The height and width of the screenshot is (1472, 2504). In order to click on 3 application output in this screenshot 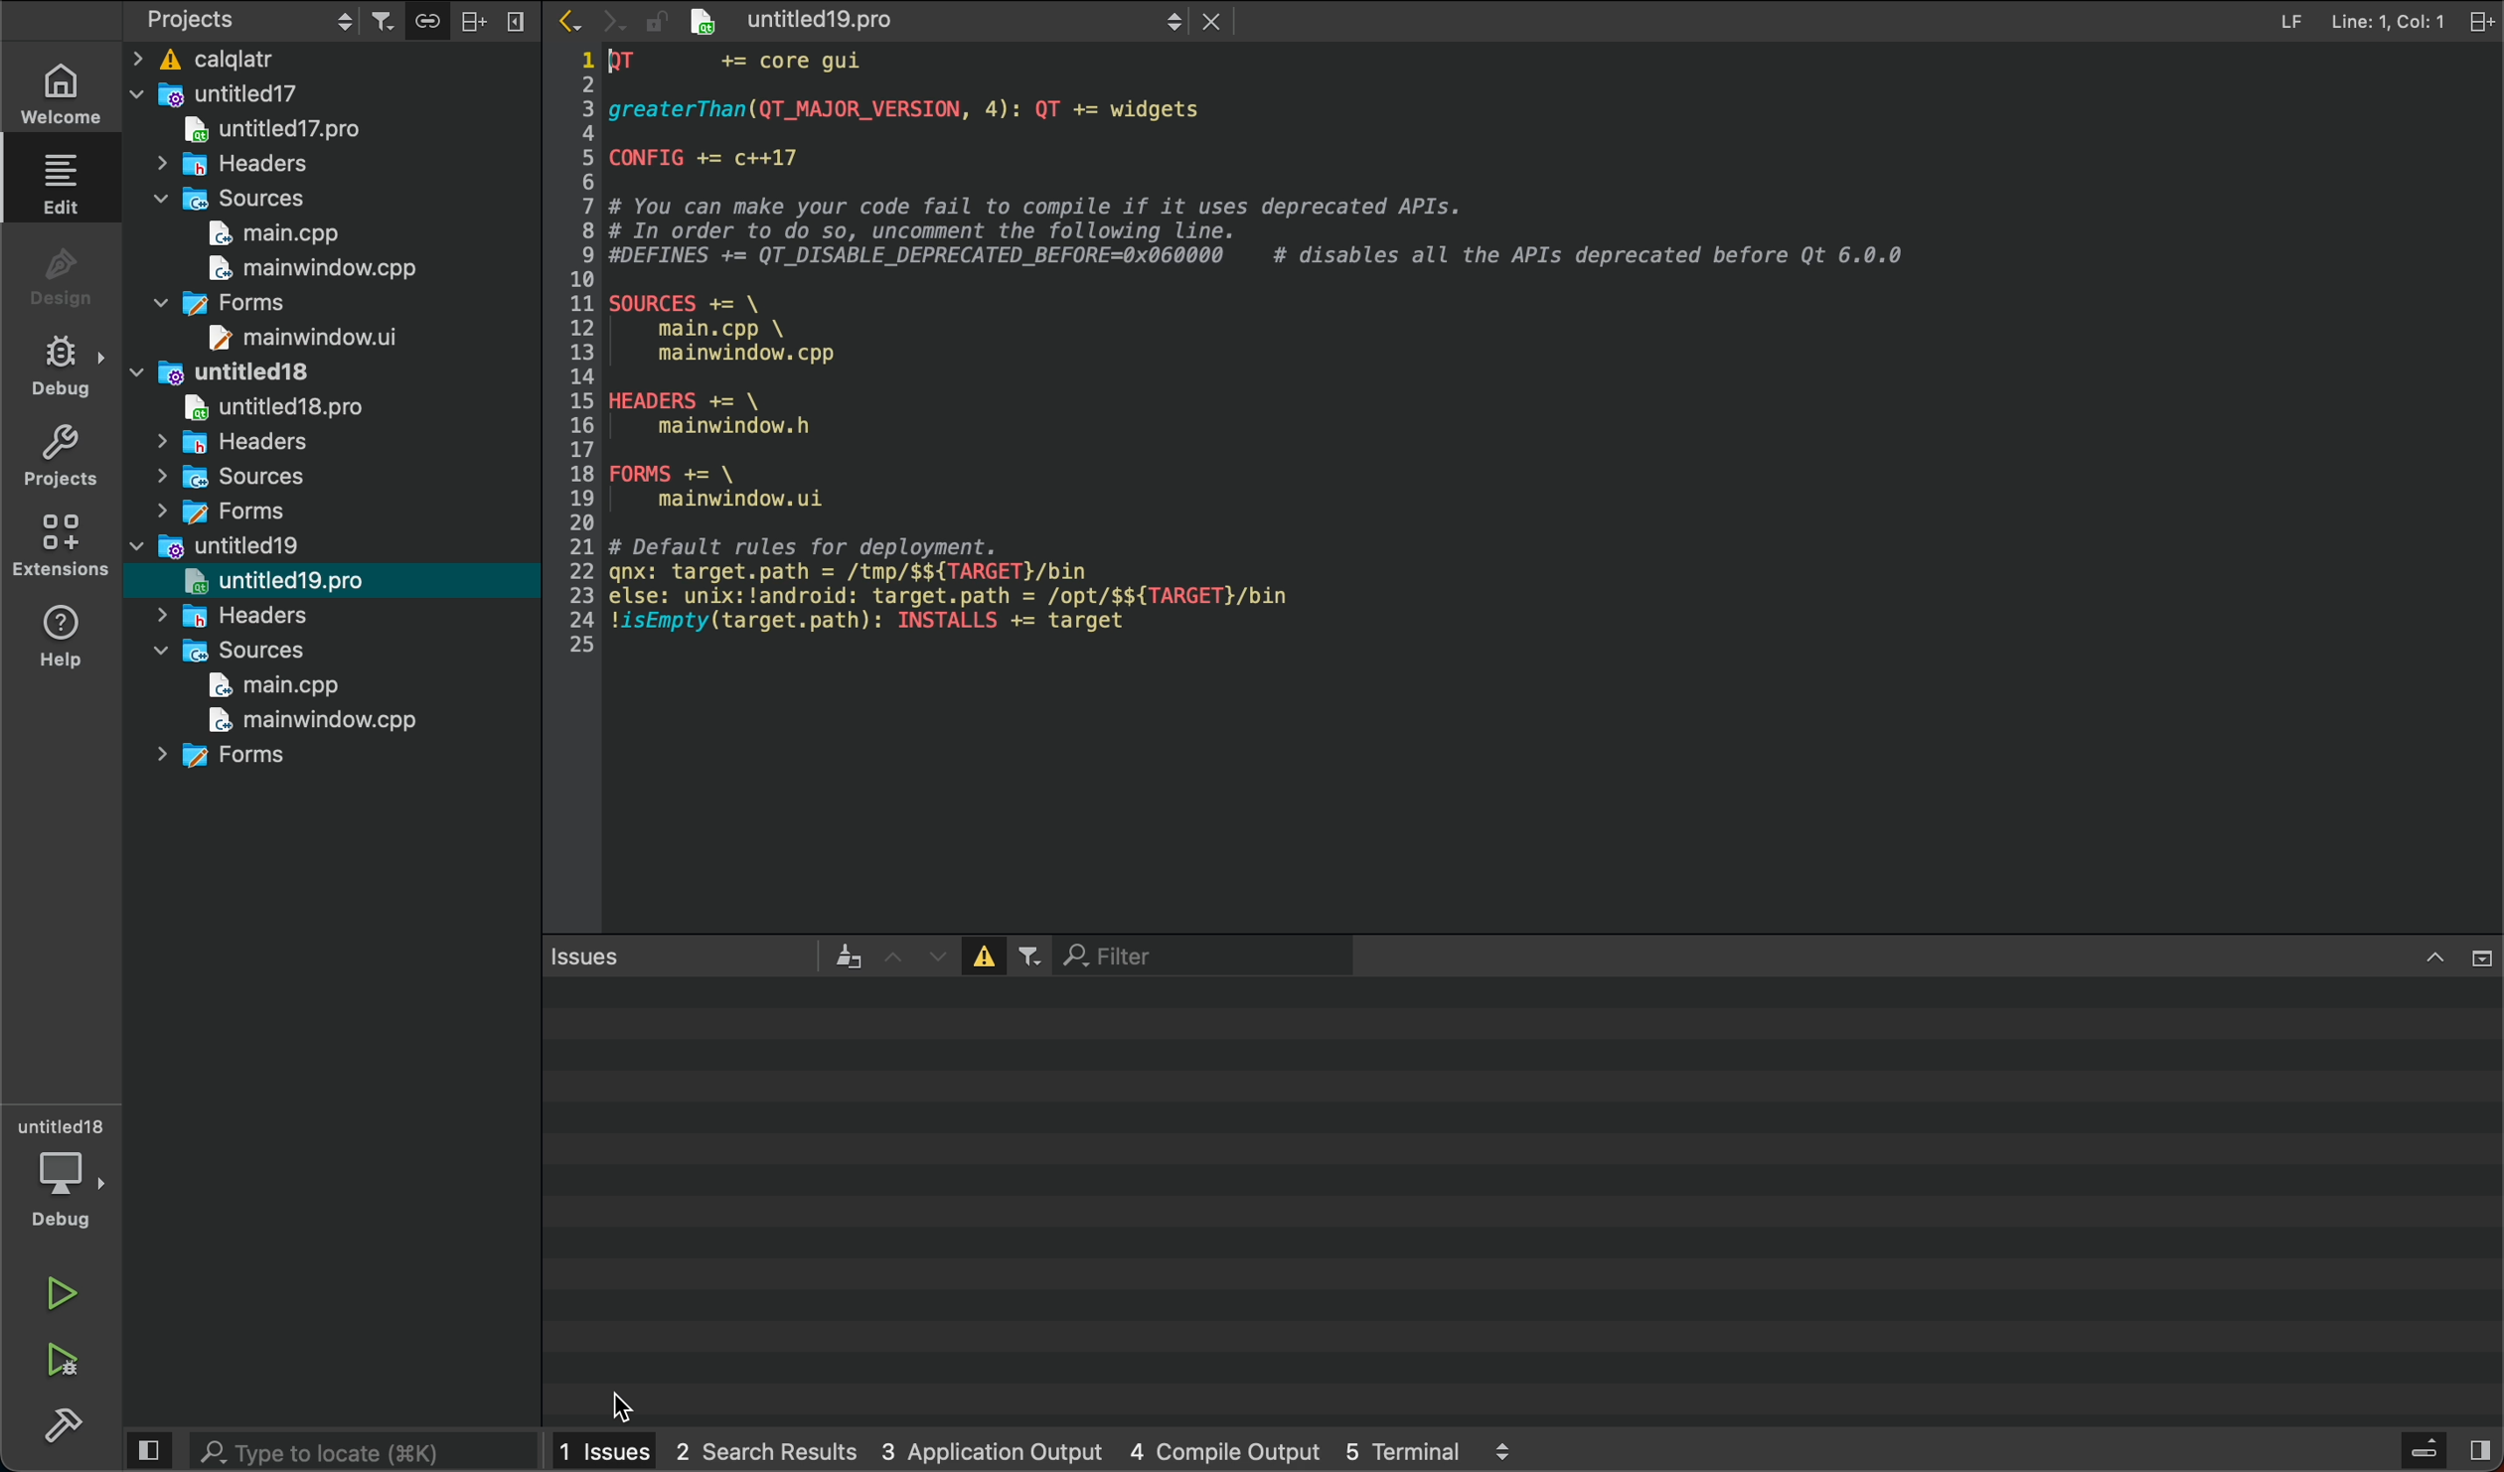, I will do `click(1000, 1448)`.